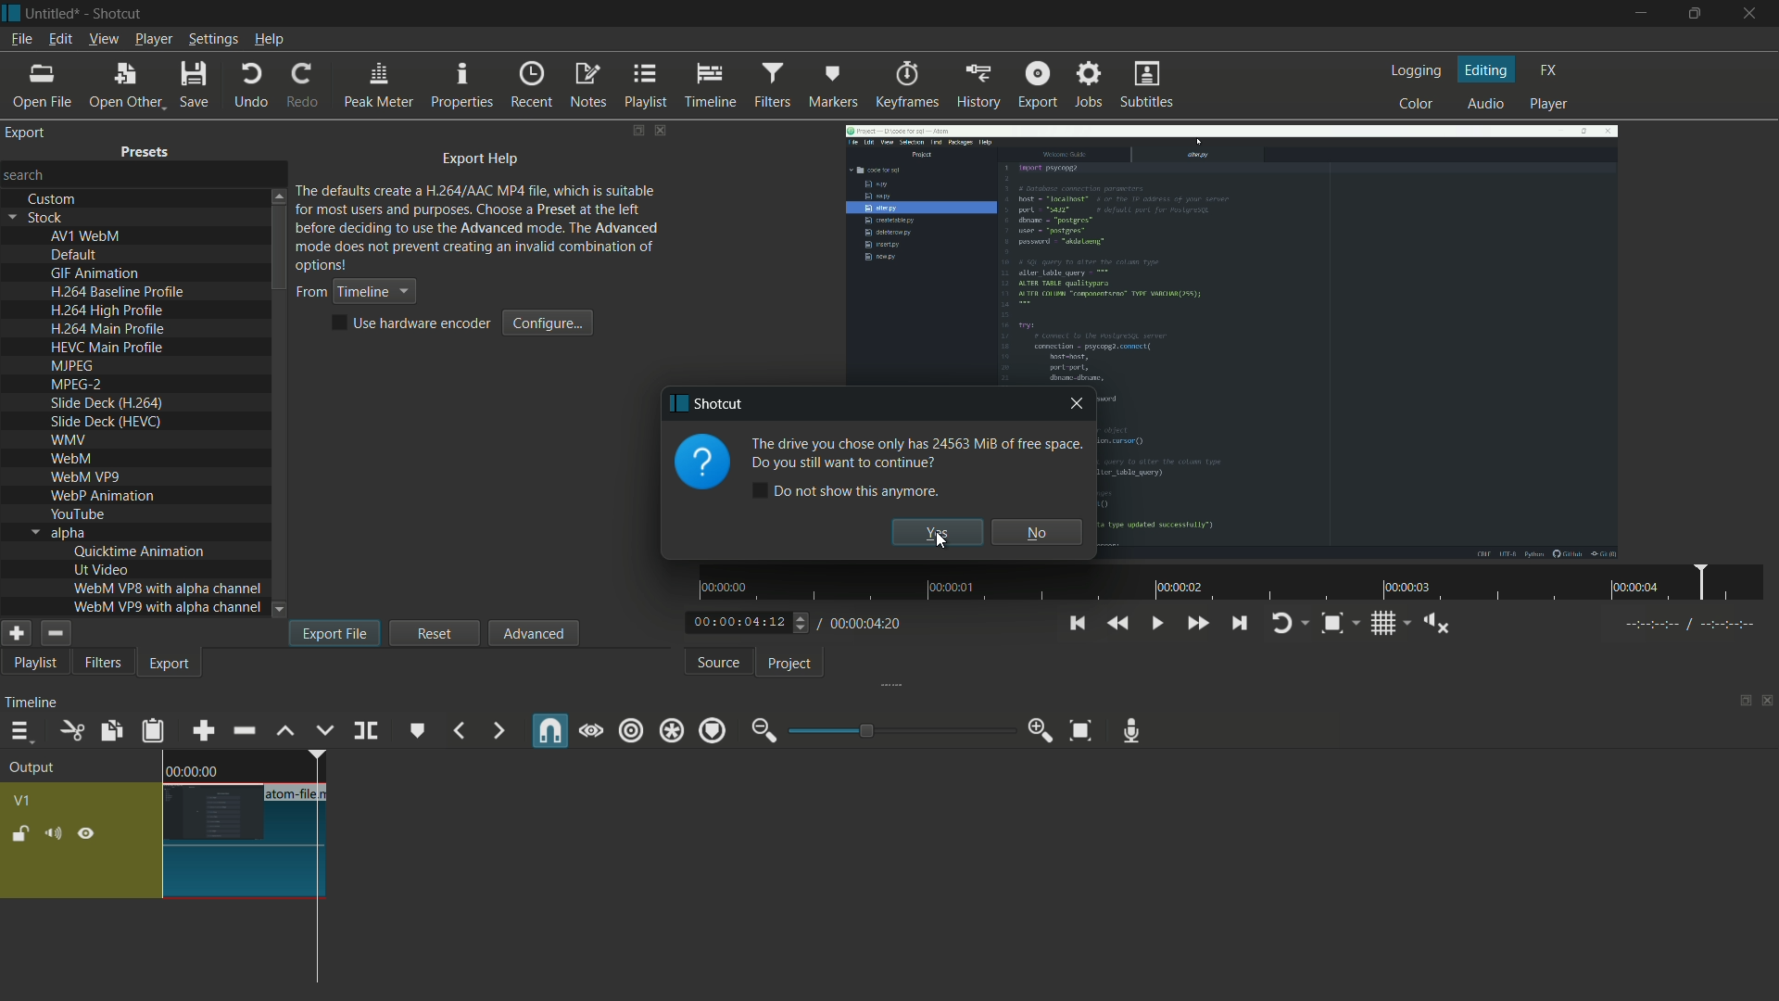 Image resolution: width=1779 pixels, height=1001 pixels. What do you see at coordinates (251, 85) in the screenshot?
I see `undo` at bounding box center [251, 85].